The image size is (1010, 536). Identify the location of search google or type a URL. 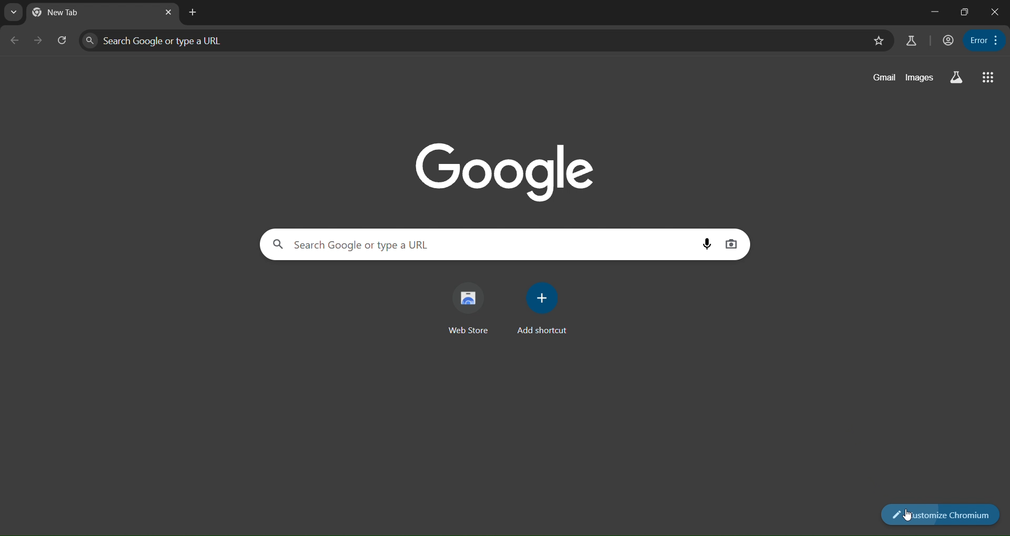
(470, 40).